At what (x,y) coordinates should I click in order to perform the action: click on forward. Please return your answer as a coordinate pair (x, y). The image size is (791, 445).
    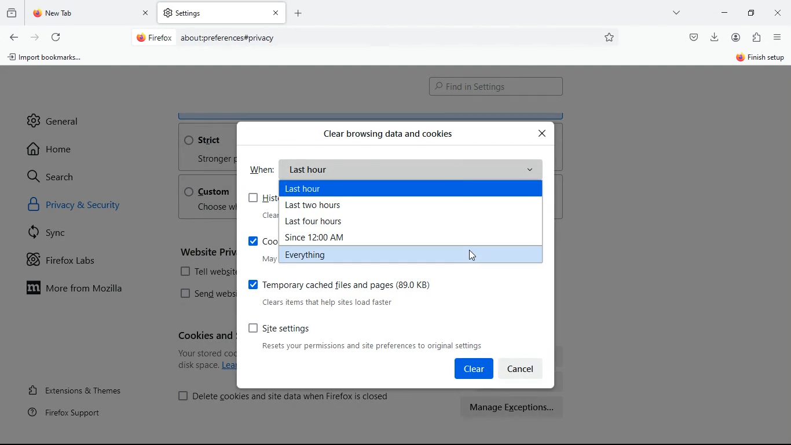
    Looking at the image, I should click on (35, 37).